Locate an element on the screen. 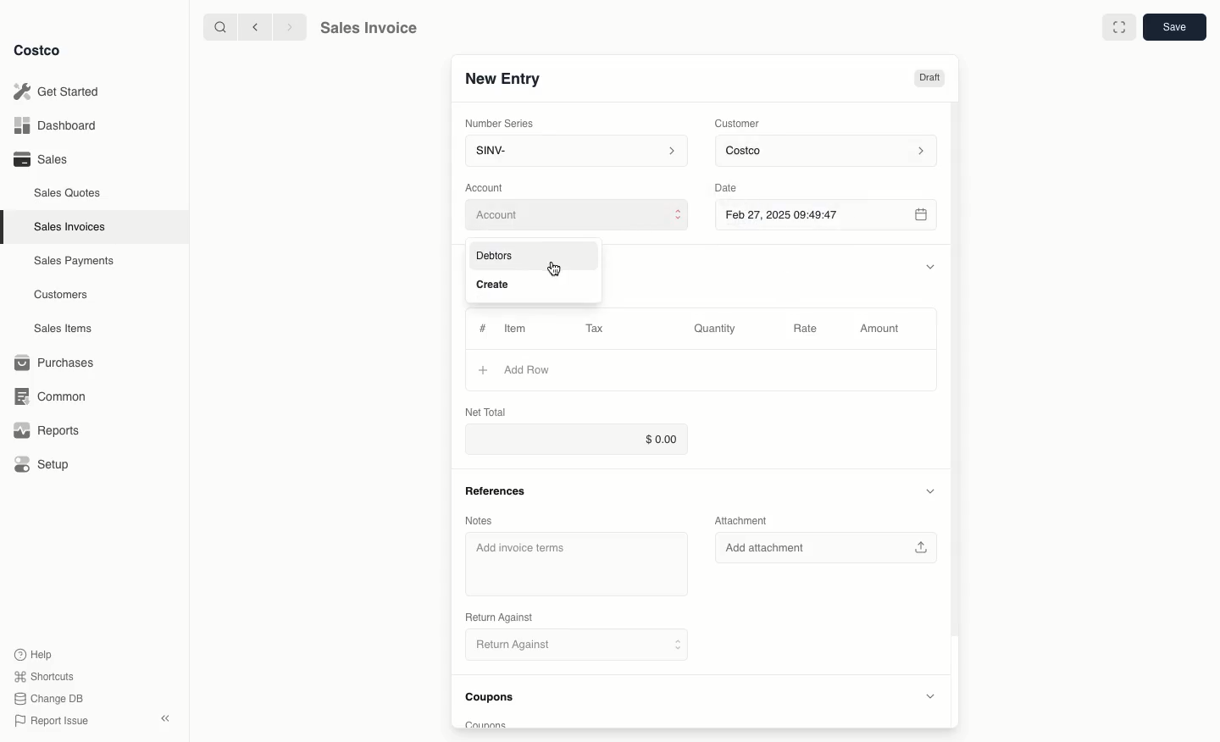 Image resolution: width=1220 pixels, height=742 pixels. Setup is located at coordinates (43, 466).